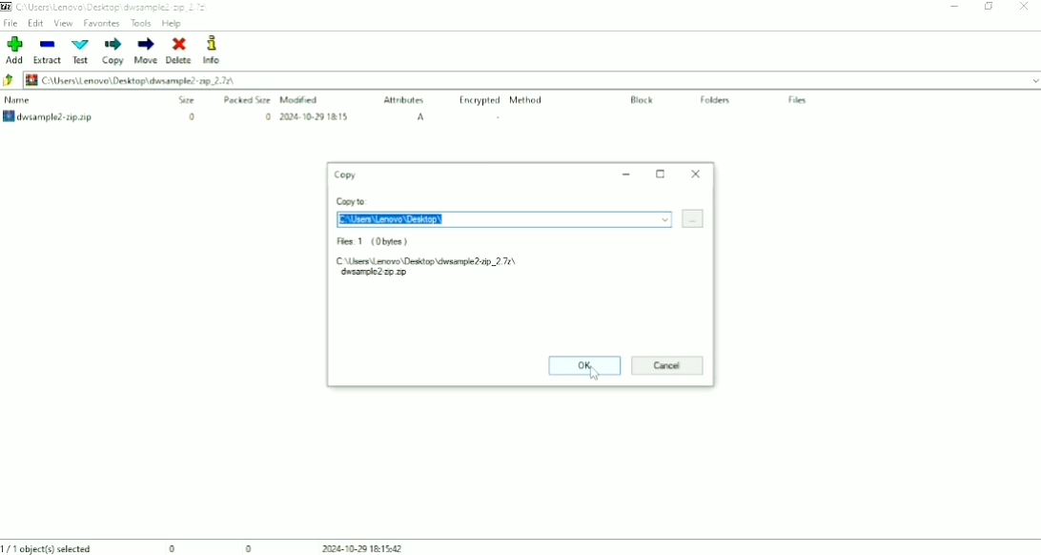  What do you see at coordinates (7, 7) in the screenshot?
I see `Logo` at bounding box center [7, 7].